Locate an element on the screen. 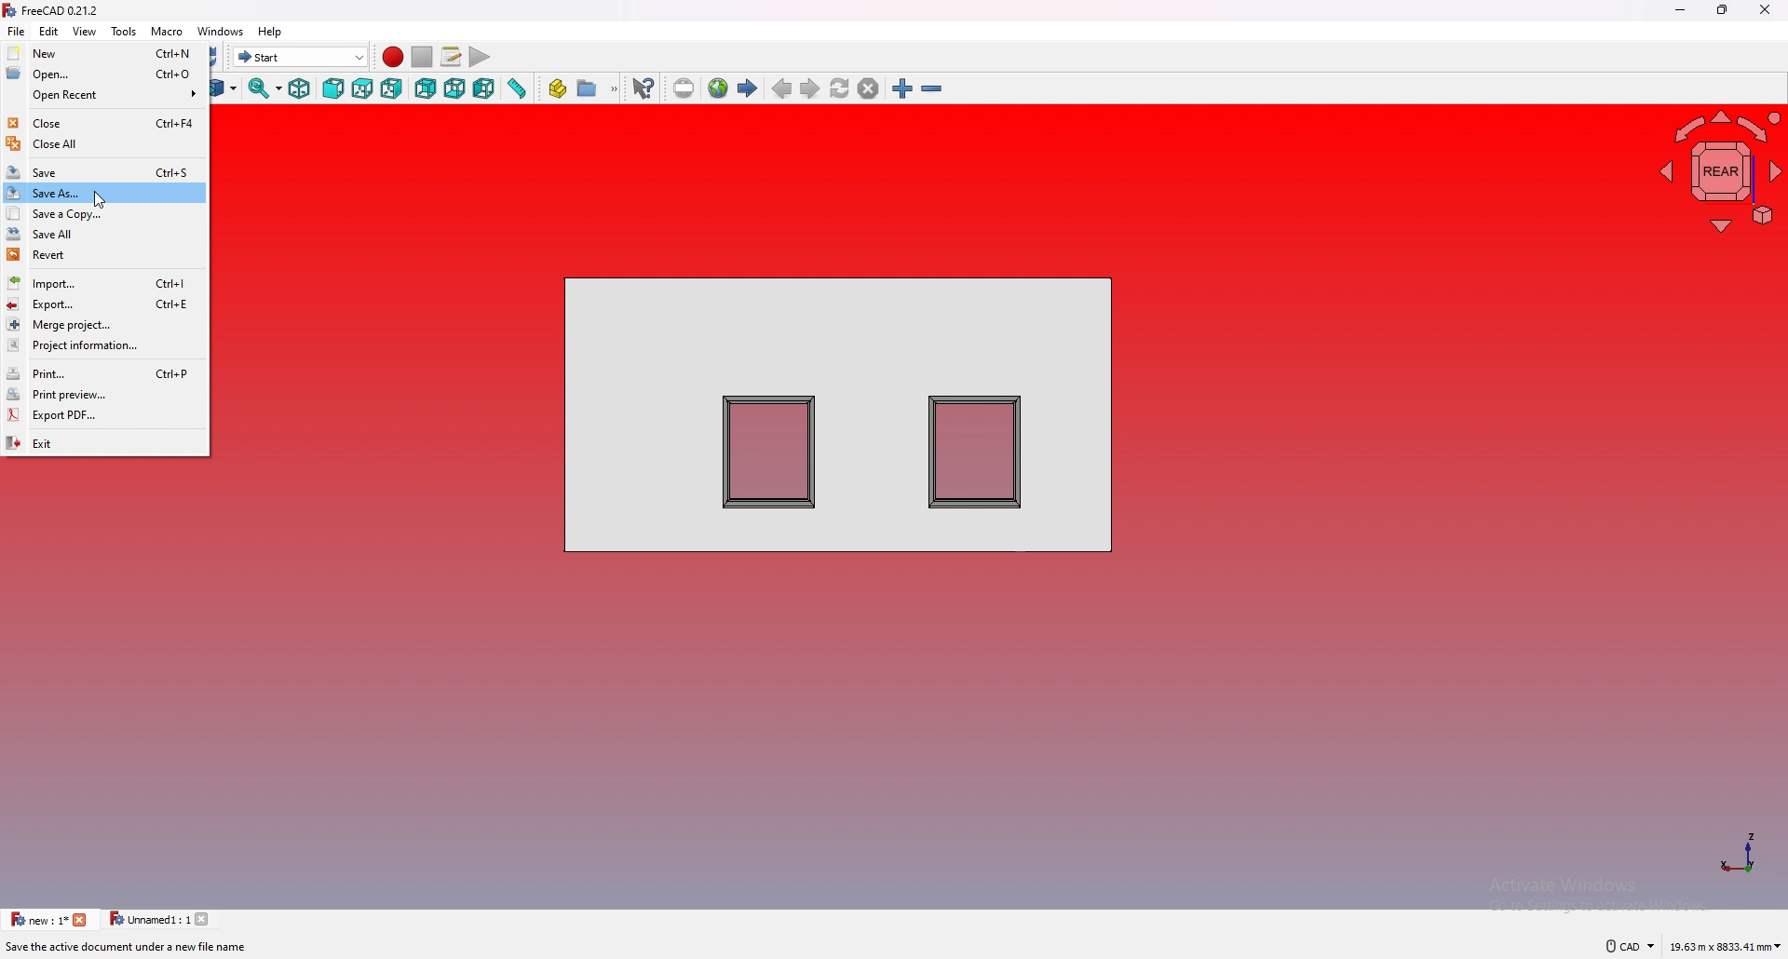 Image resolution: width=1788 pixels, height=959 pixels. refresh is located at coordinates (220, 57).